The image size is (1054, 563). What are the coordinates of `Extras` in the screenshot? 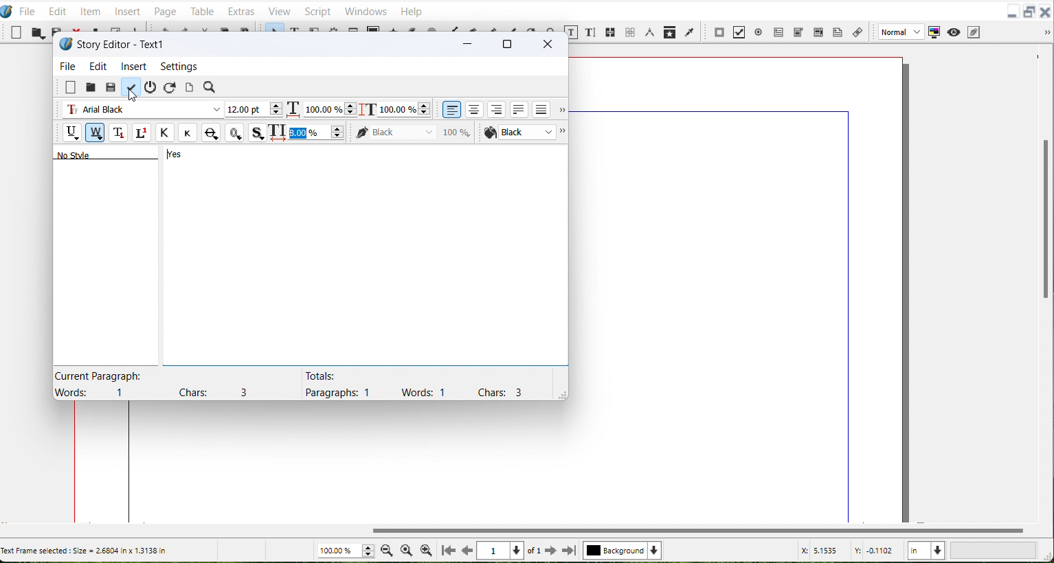 It's located at (241, 10).